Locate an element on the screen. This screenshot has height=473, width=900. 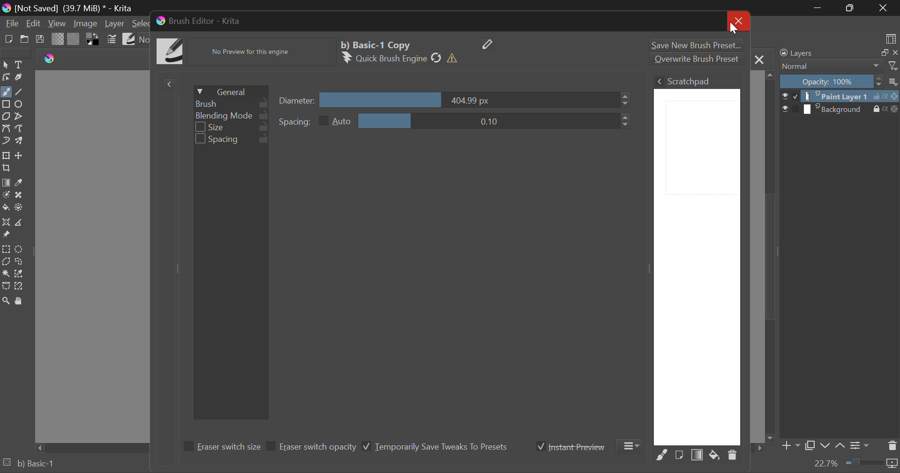
Blending Mode is located at coordinates (838, 67).